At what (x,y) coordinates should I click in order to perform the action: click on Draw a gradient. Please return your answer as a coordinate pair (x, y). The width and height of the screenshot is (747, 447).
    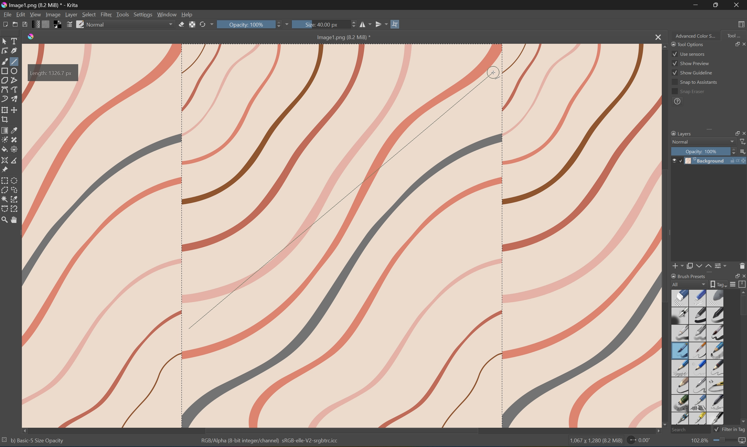
    Looking at the image, I should click on (5, 130).